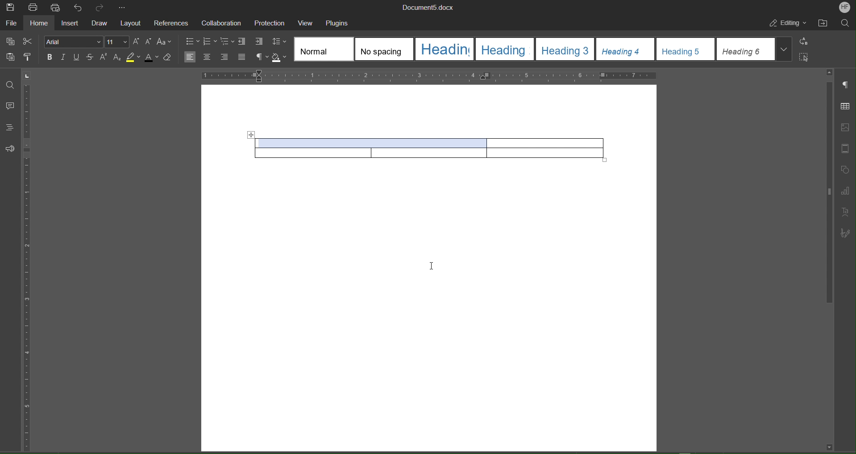  What do you see at coordinates (152, 57) in the screenshot?
I see `Text Color` at bounding box center [152, 57].